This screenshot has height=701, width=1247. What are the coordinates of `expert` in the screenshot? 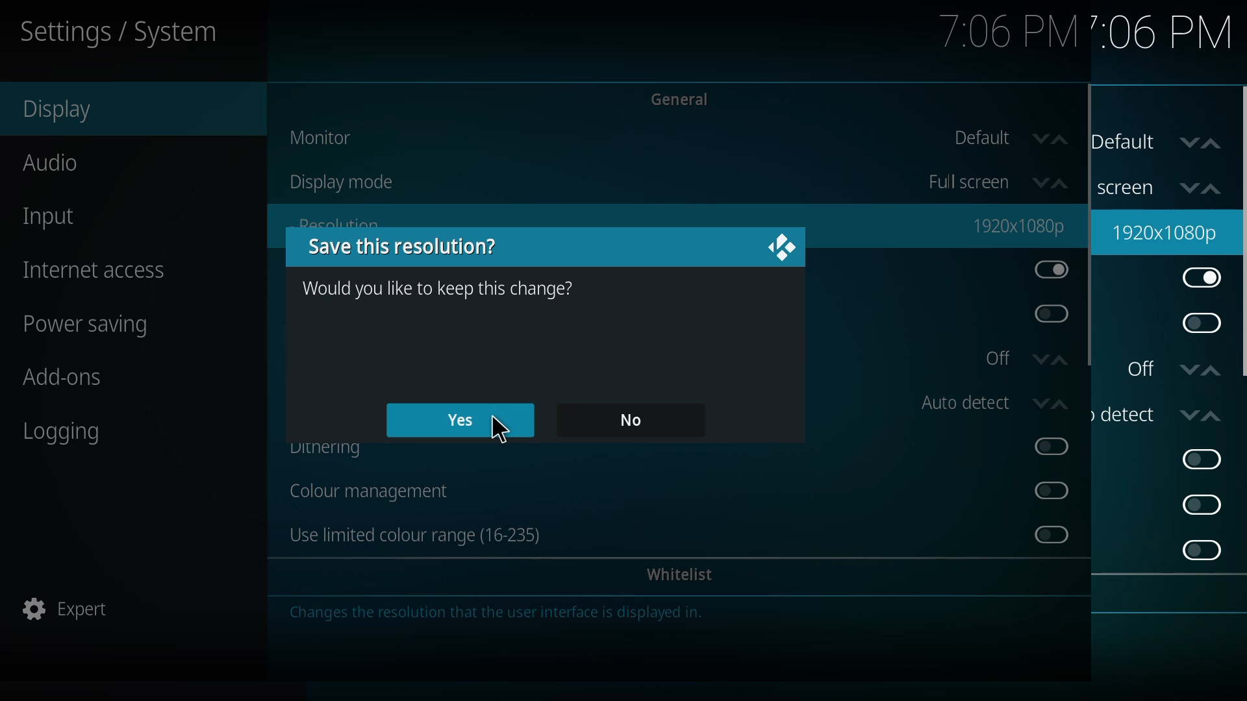 It's located at (77, 612).